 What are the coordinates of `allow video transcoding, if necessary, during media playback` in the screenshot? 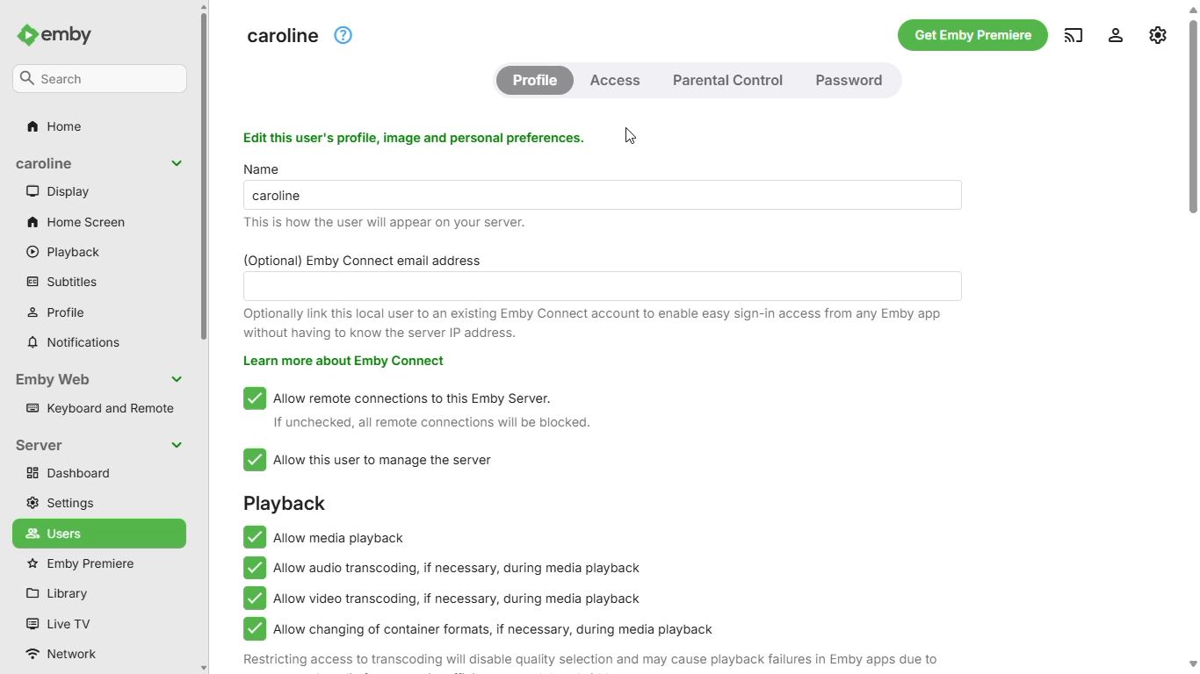 It's located at (442, 599).